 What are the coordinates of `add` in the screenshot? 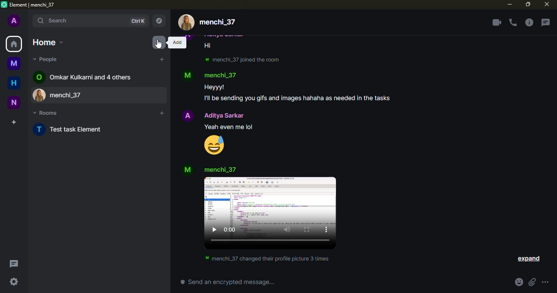 It's located at (162, 59).